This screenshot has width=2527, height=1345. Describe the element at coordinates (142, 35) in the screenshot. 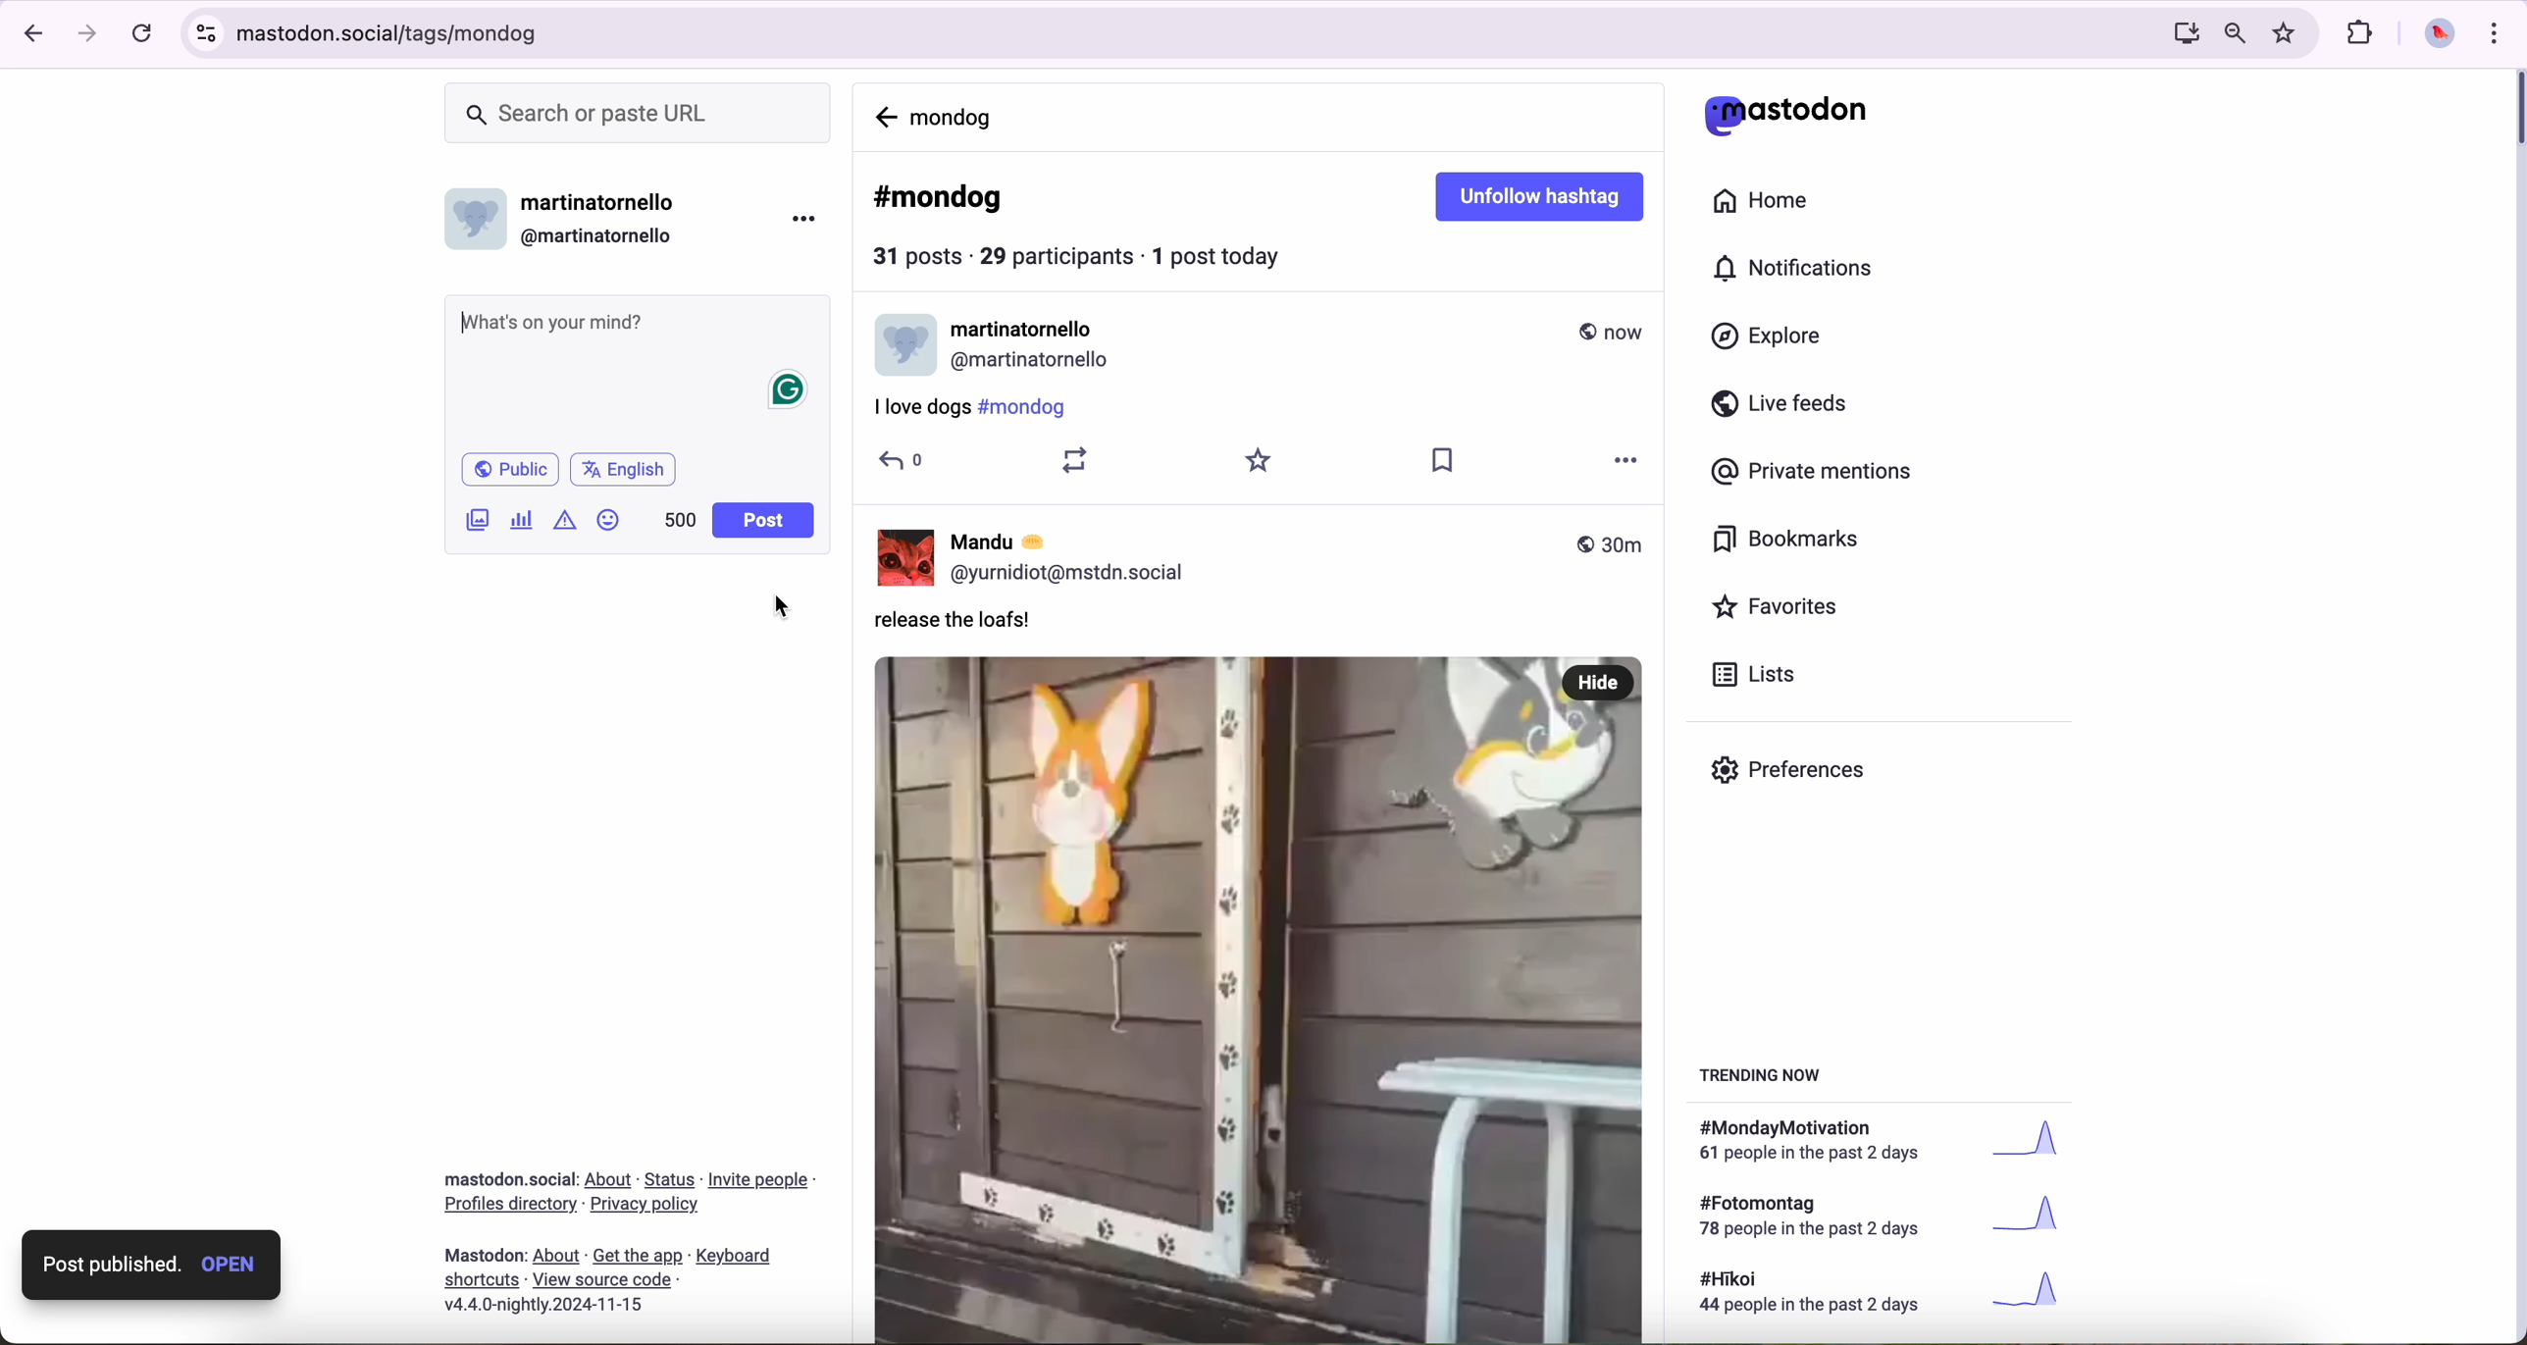

I see `refresh the page` at that location.